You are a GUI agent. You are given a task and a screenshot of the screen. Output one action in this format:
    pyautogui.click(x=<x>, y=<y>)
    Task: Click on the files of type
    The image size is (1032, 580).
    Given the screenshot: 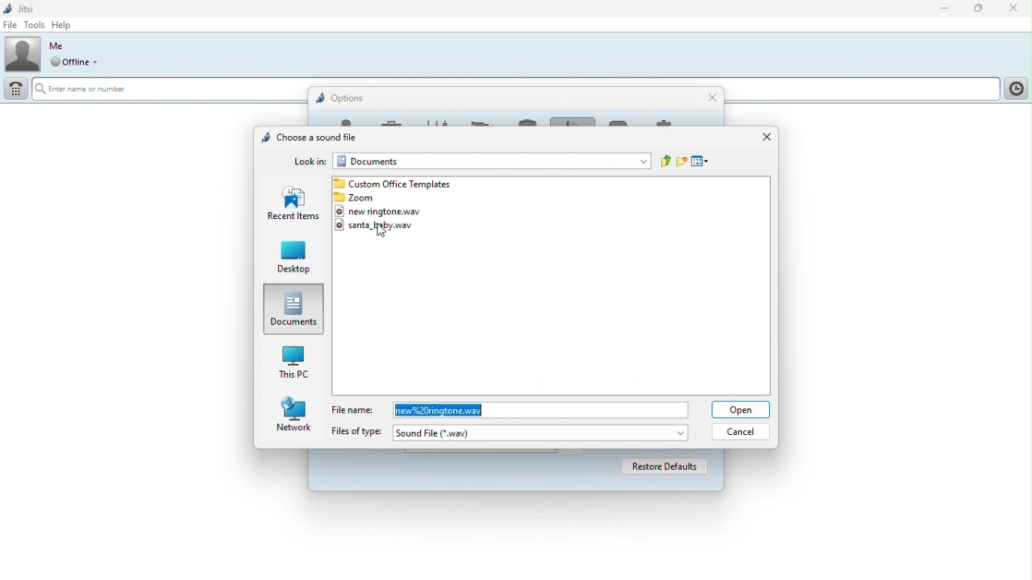 What is the action you would take?
    pyautogui.click(x=353, y=431)
    